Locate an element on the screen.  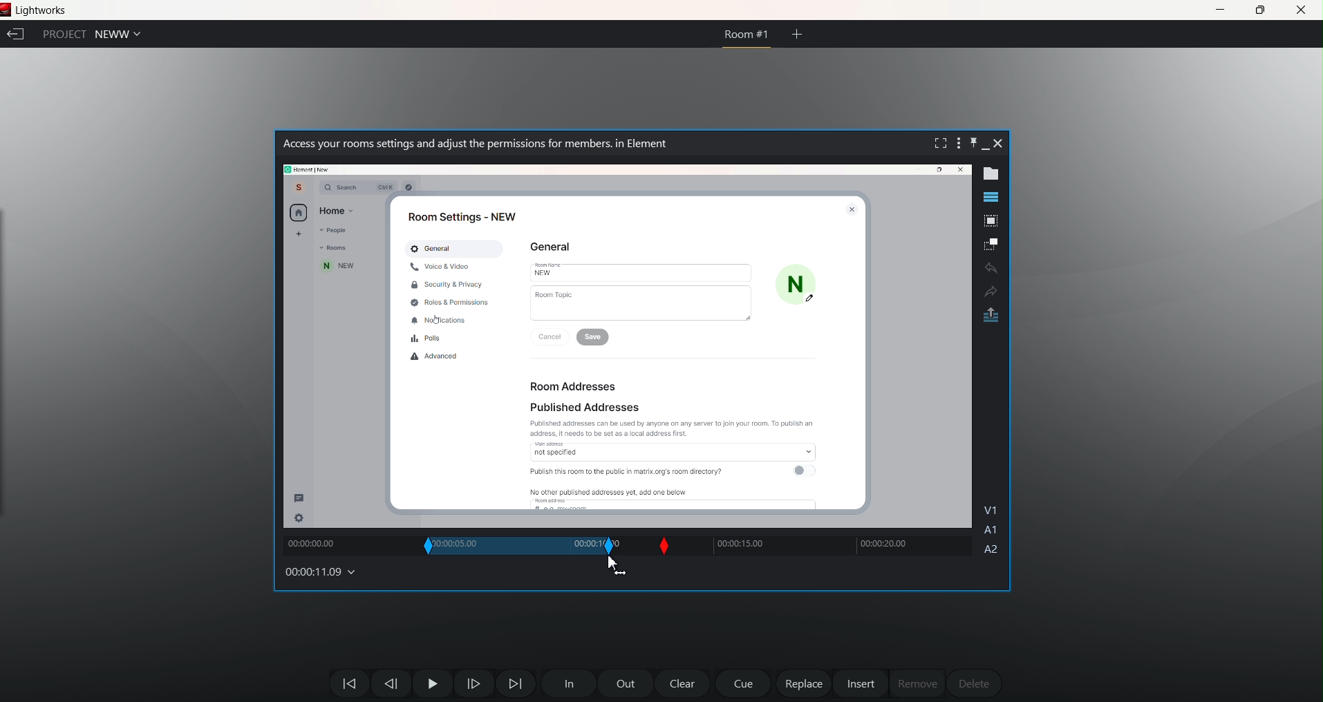
Cancel is located at coordinates (552, 335).